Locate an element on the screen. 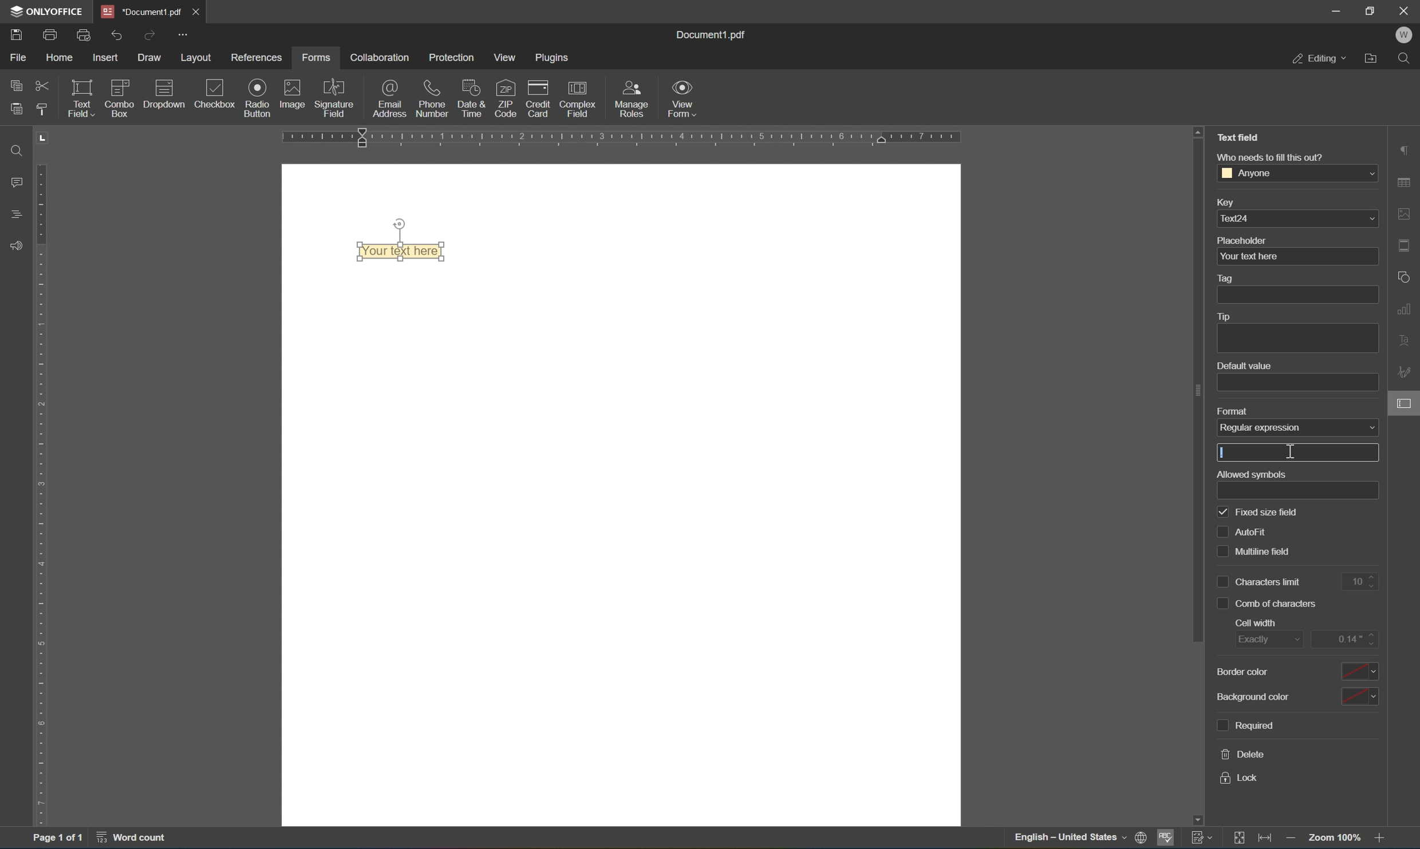 The height and width of the screenshot is (849, 1420). form settings is located at coordinates (1406, 403).